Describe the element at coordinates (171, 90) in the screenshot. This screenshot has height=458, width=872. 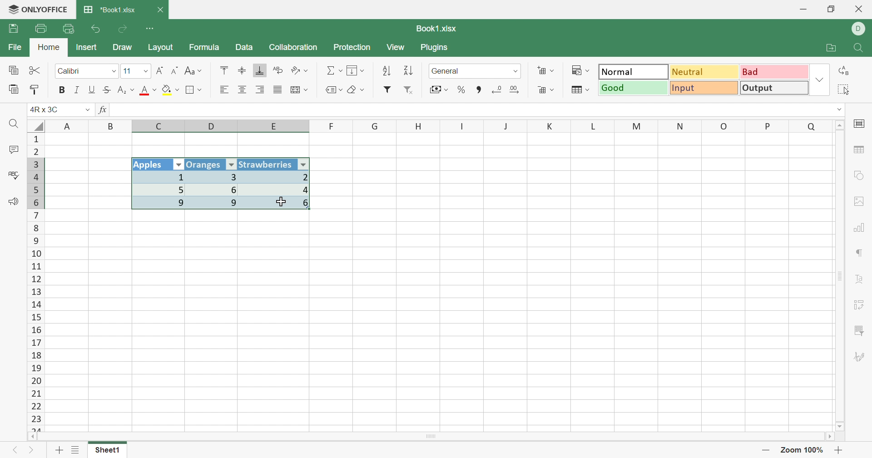
I see `Fill color` at that location.